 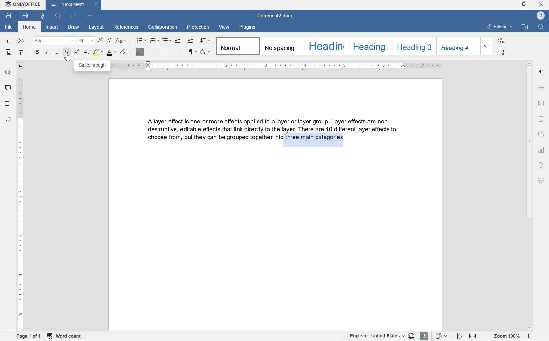 What do you see at coordinates (178, 41) in the screenshot?
I see `decrease indent` at bounding box center [178, 41].